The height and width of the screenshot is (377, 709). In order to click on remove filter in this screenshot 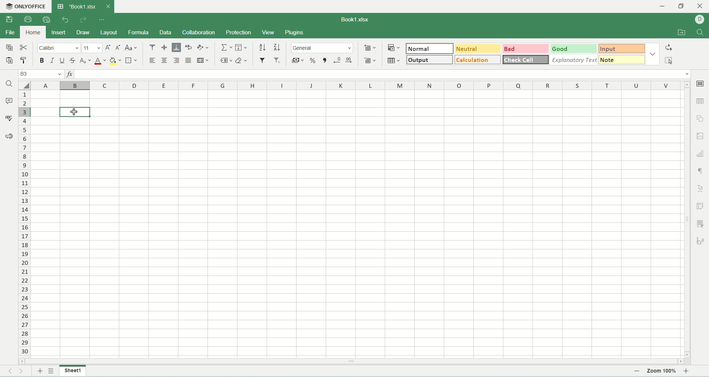, I will do `click(278, 60)`.